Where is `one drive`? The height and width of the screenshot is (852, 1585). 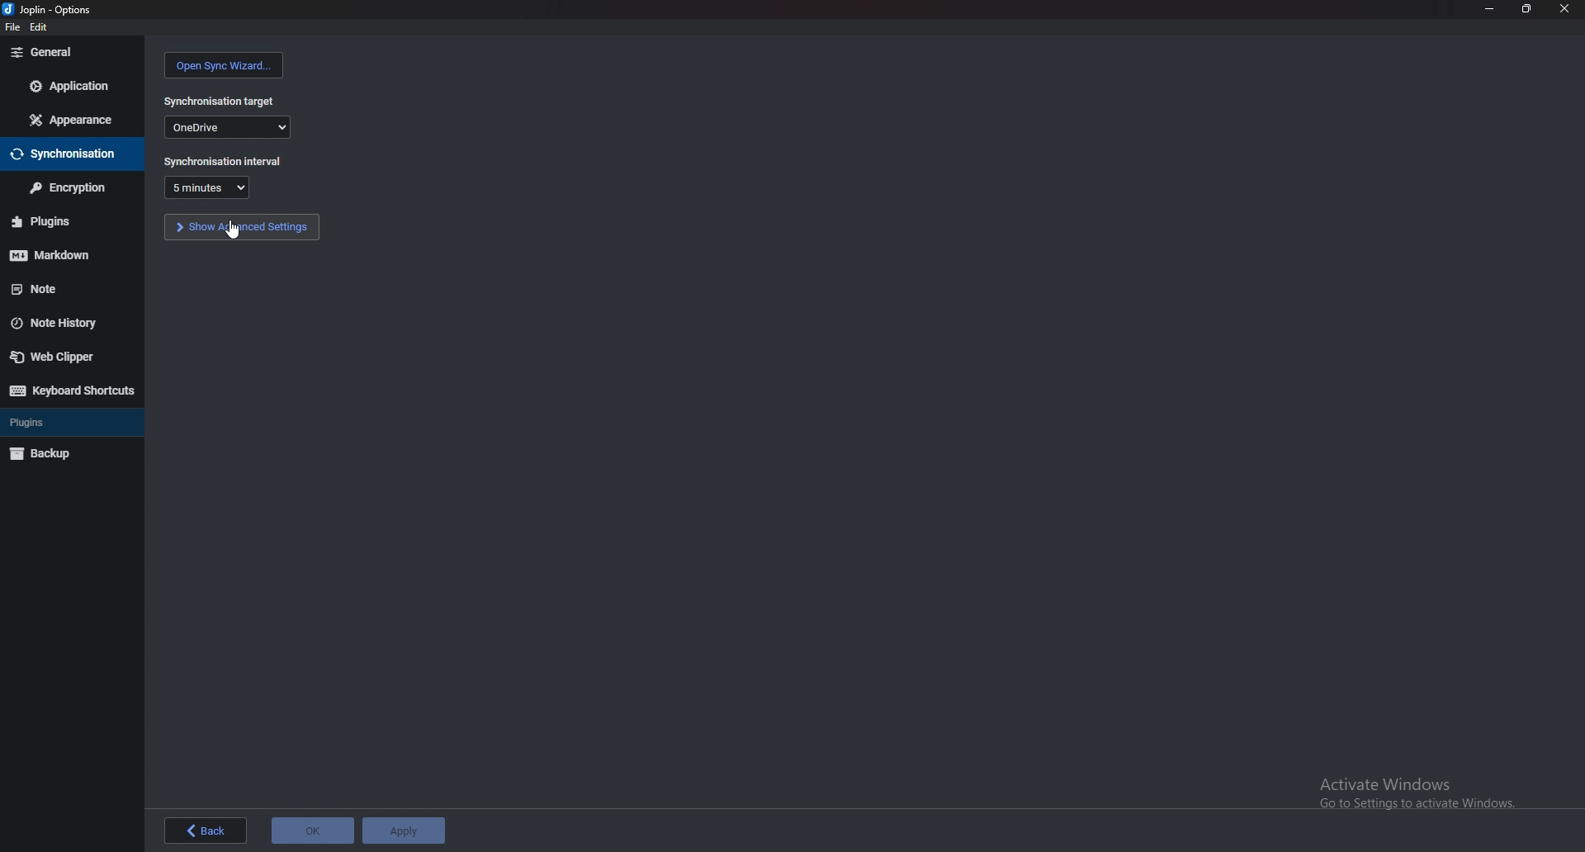
one drive is located at coordinates (228, 127).